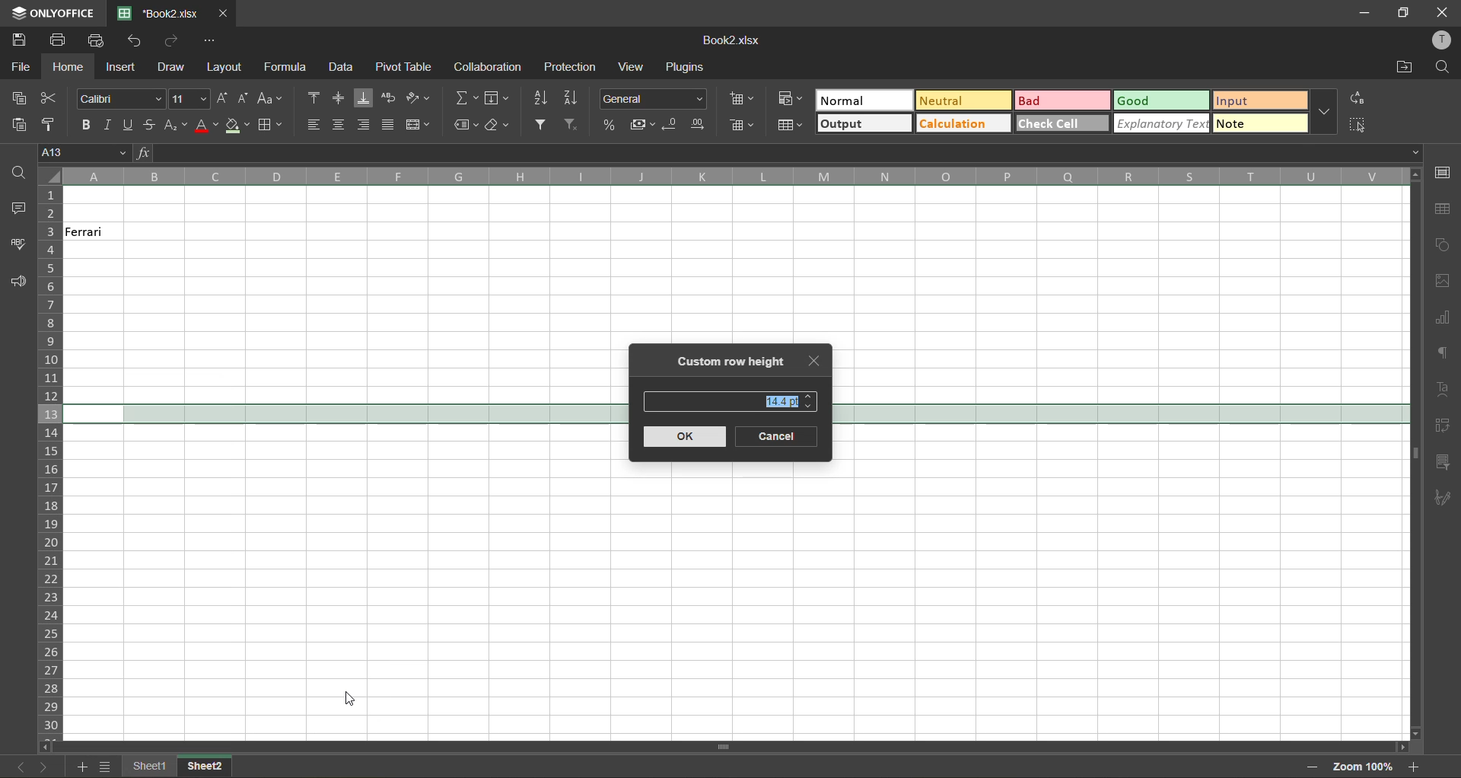  Describe the element at coordinates (740, 127) in the screenshot. I see `delete cells` at that location.